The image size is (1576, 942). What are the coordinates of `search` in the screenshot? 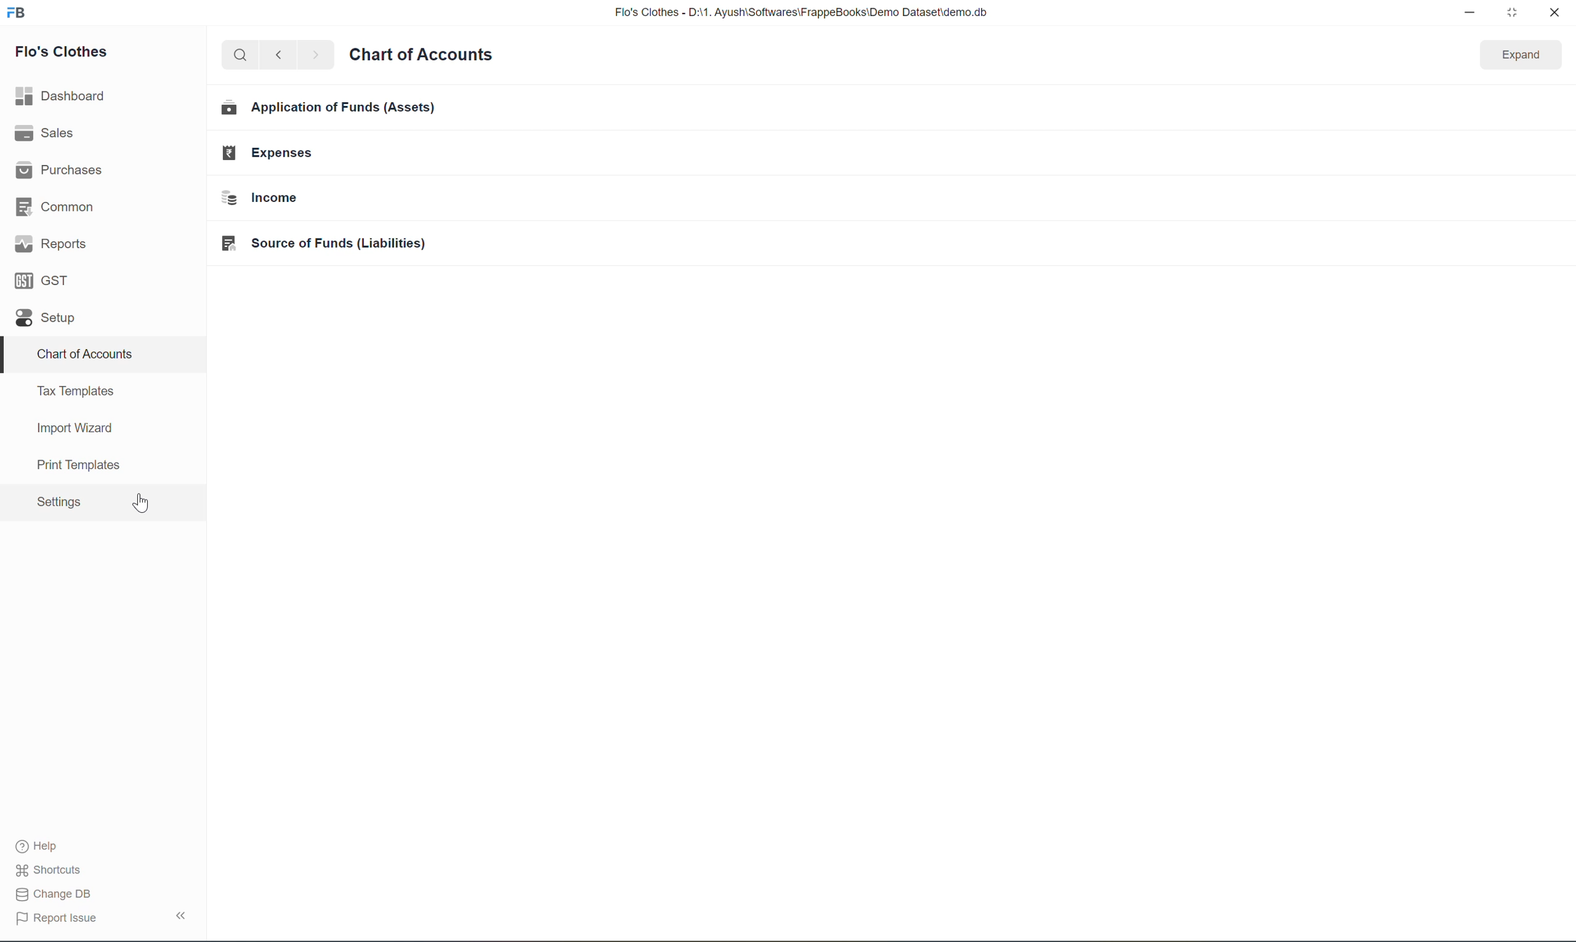 It's located at (242, 55).